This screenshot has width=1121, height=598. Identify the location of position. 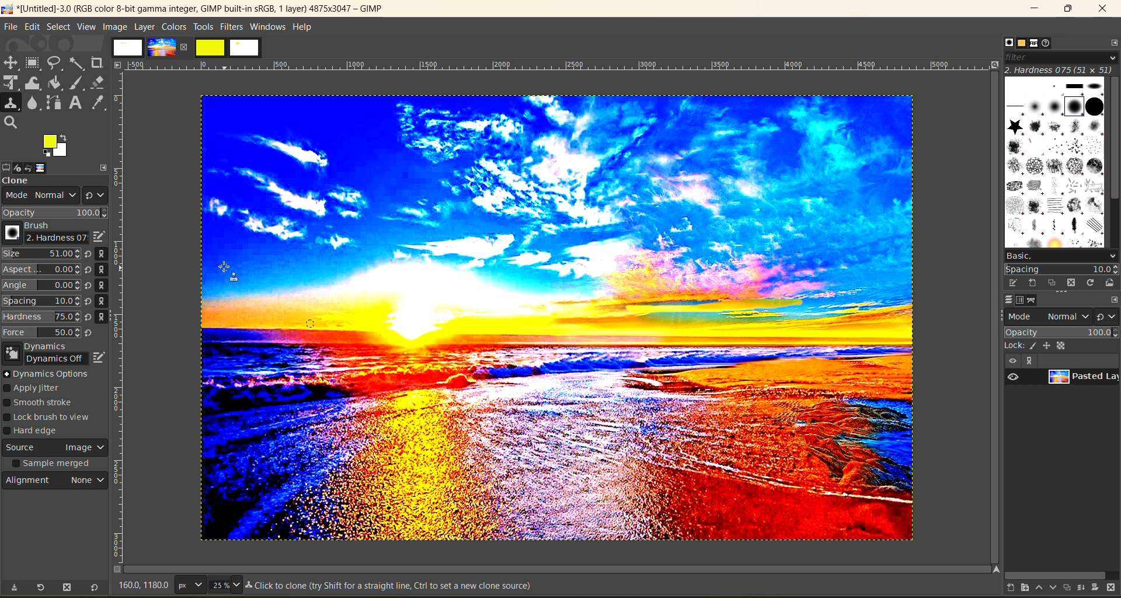
(1049, 345).